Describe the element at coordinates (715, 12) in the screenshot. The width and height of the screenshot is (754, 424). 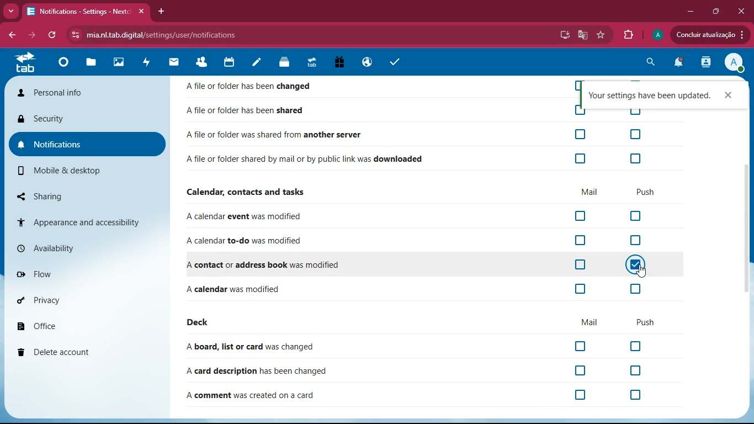
I see `maximize` at that location.